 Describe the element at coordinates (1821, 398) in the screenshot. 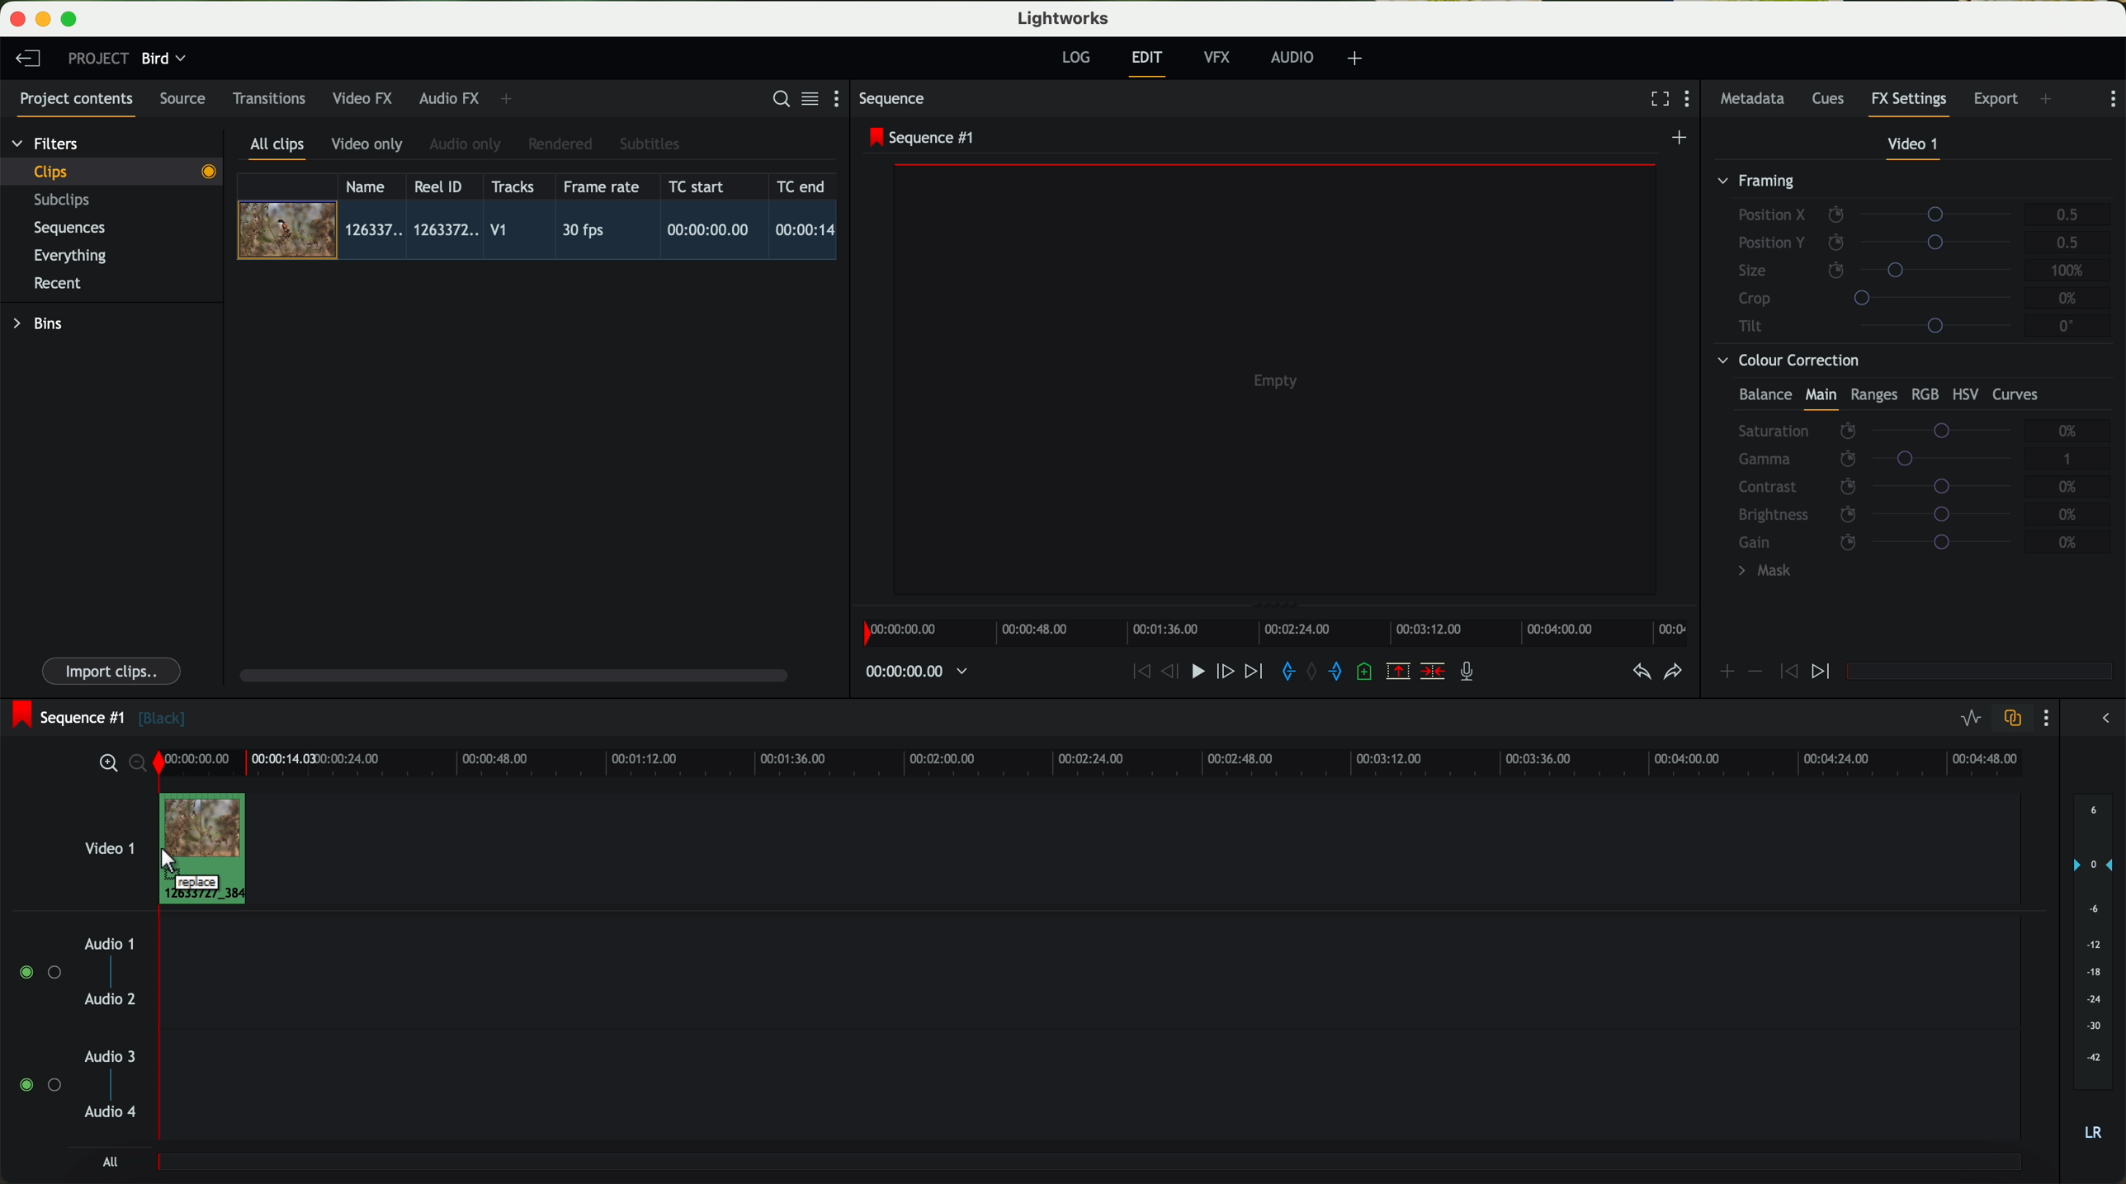

I see `main` at that location.